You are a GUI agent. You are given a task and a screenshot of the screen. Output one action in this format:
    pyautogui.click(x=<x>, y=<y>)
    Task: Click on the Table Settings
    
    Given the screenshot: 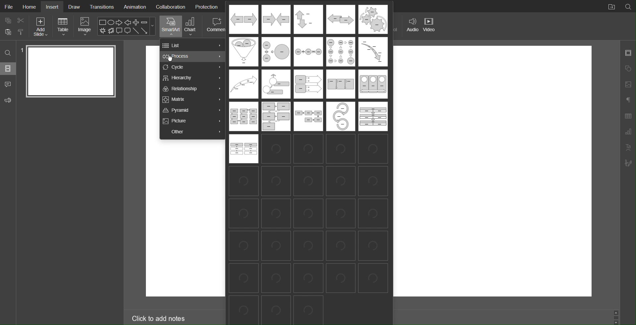 What is the action you would take?
    pyautogui.click(x=628, y=116)
    